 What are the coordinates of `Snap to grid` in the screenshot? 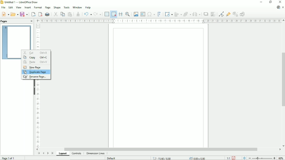 It's located at (113, 14).